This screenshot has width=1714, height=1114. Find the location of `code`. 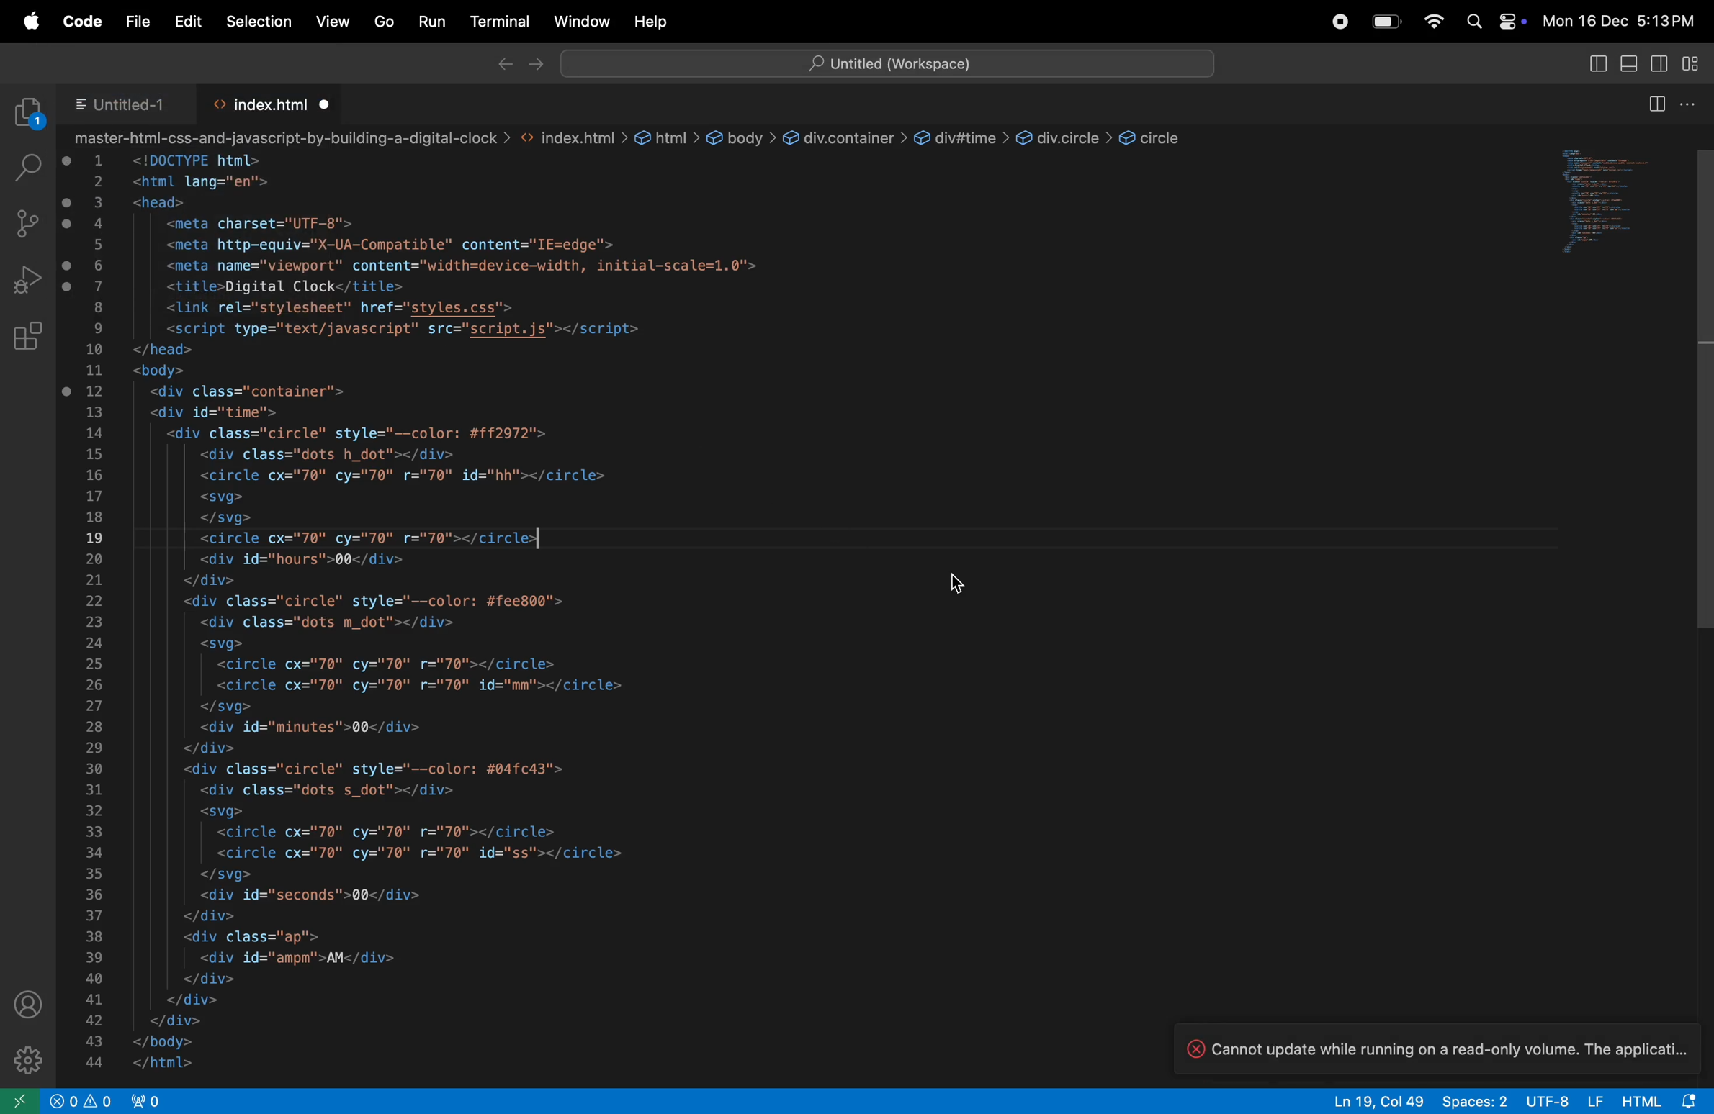

code is located at coordinates (80, 24).